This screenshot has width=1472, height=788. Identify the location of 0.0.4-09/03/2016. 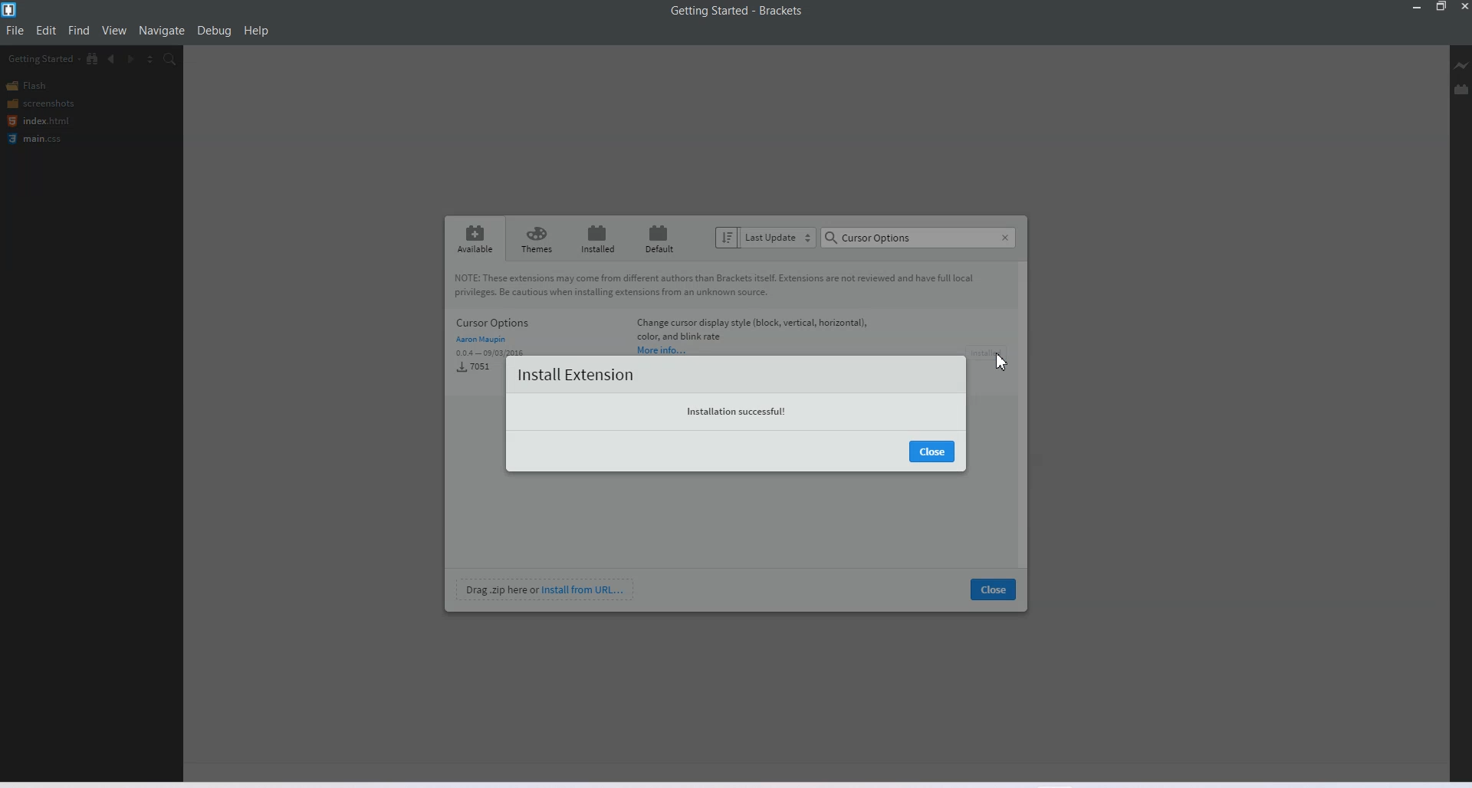
(476, 353).